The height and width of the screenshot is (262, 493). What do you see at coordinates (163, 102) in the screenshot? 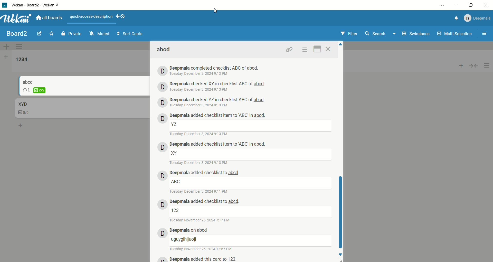
I see `avatar` at bounding box center [163, 102].